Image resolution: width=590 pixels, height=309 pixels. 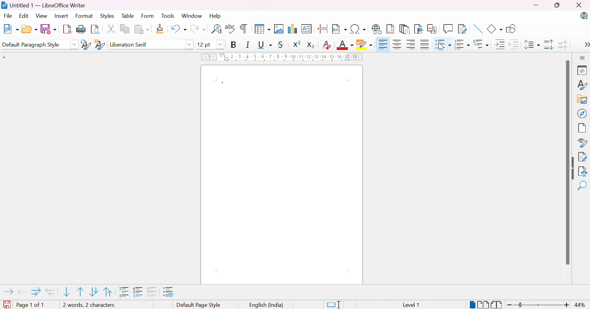 What do you see at coordinates (9, 16) in the screenshot?
I see `File` at bounding box center [9, 16].